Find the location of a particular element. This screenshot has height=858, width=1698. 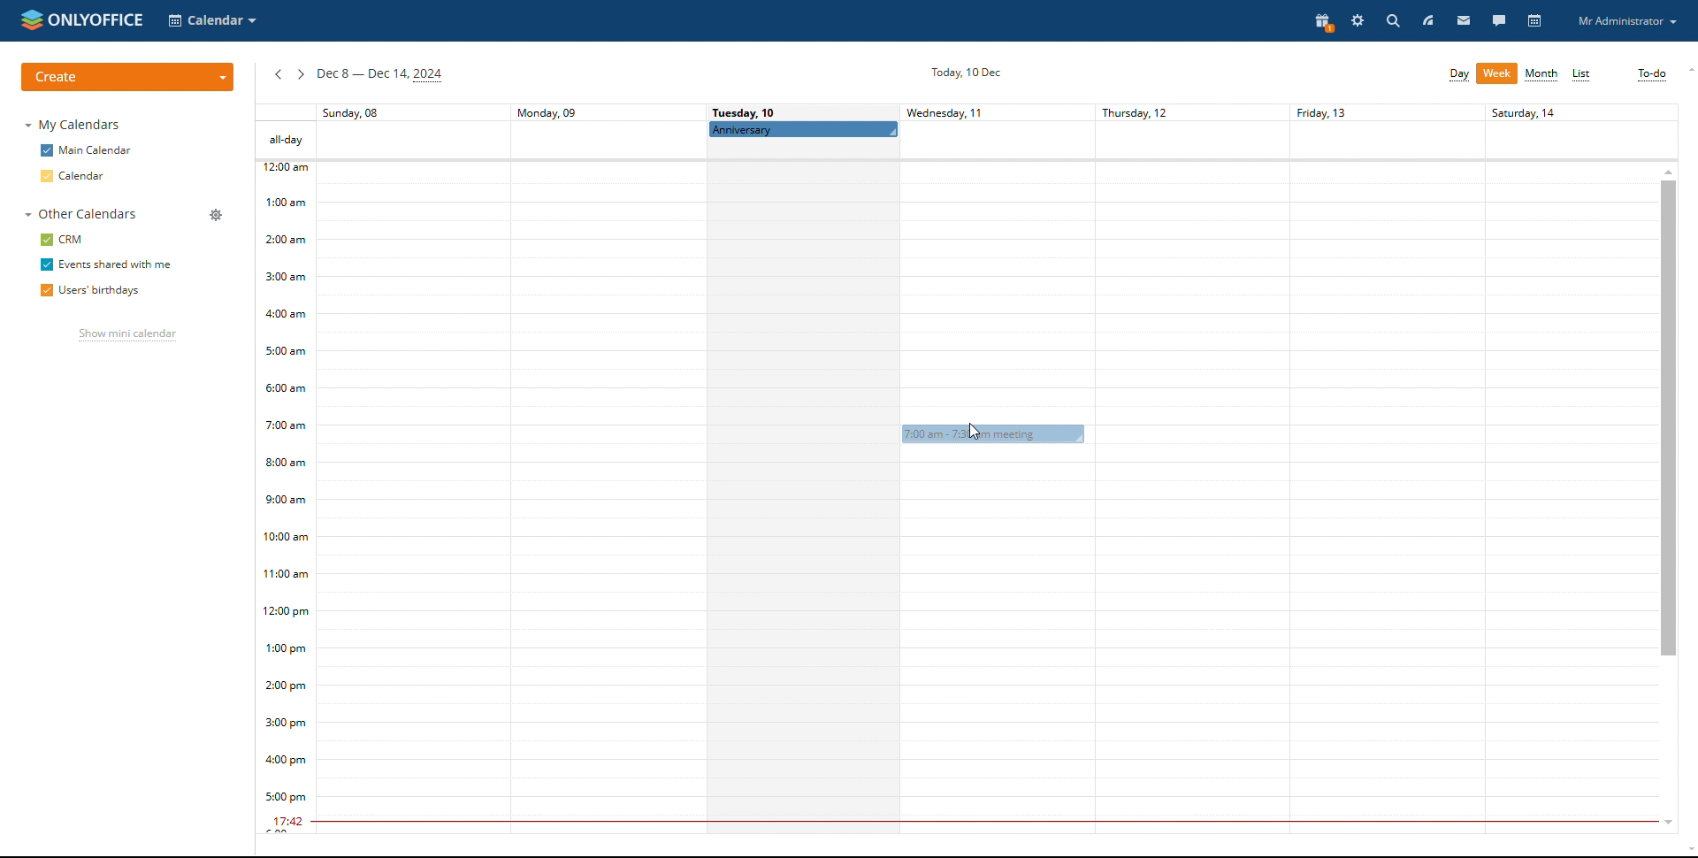

mail is located at coordinates (1462, 20).